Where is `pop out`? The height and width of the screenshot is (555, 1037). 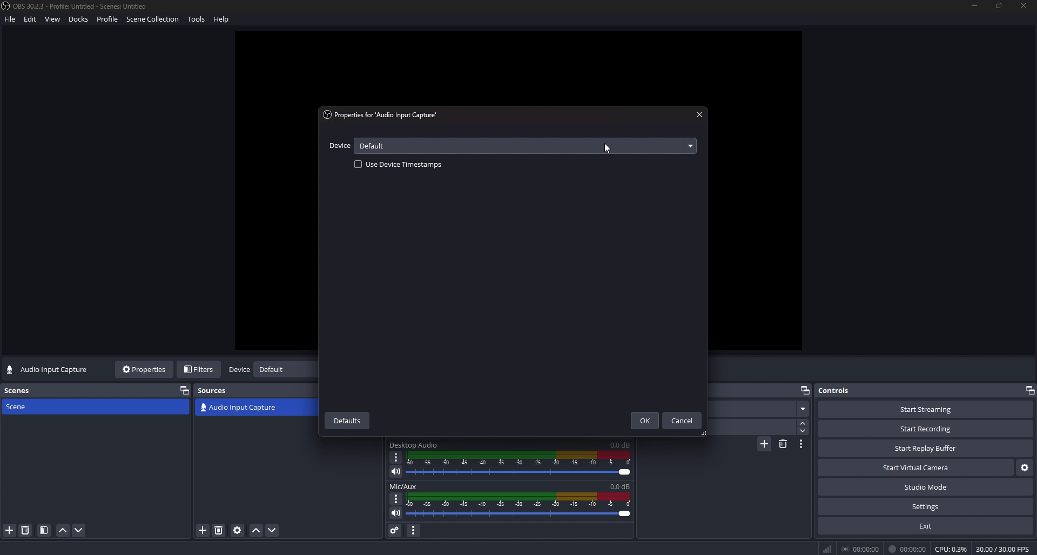 pop out is located at coordinates (184, 390).